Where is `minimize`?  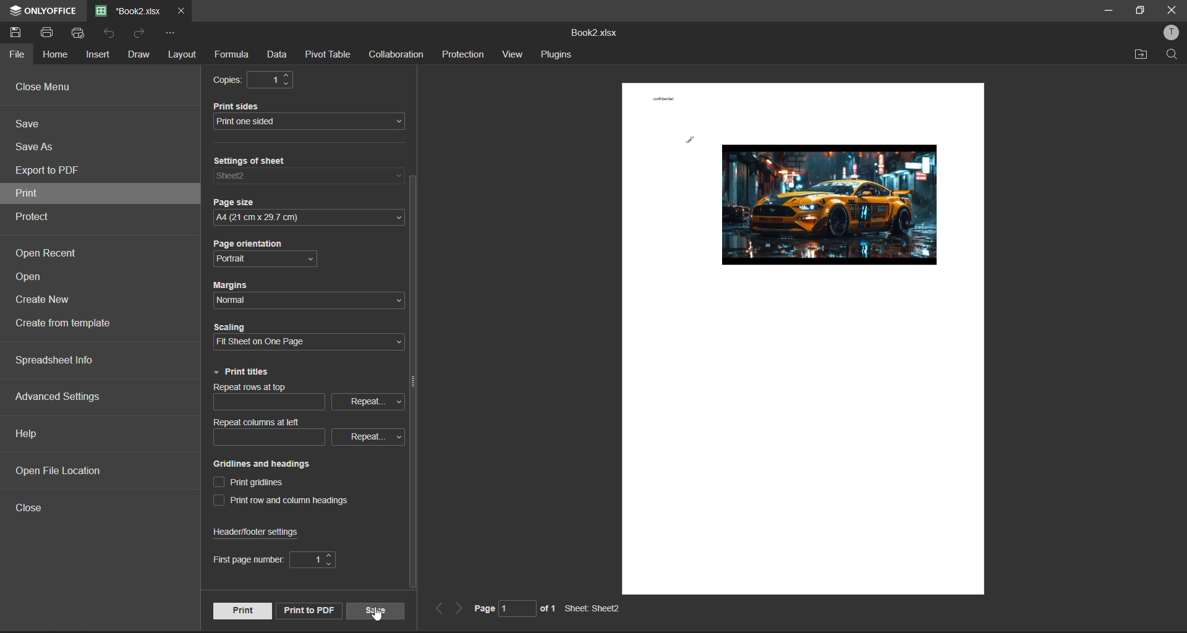
minimize is located at coordinates (1106, 9).